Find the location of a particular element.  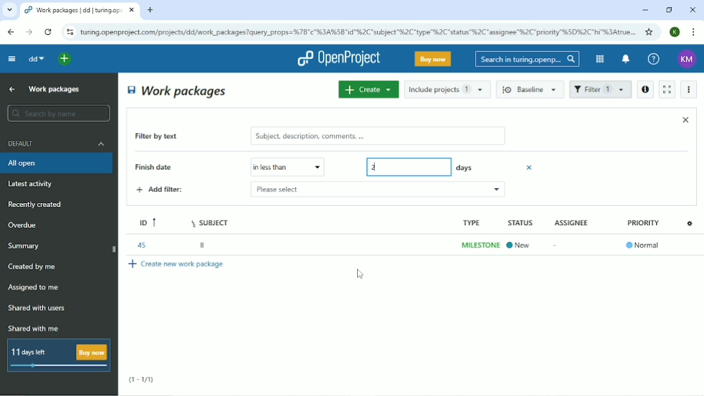

(1-1/1) is located at coordinates (142, 379).